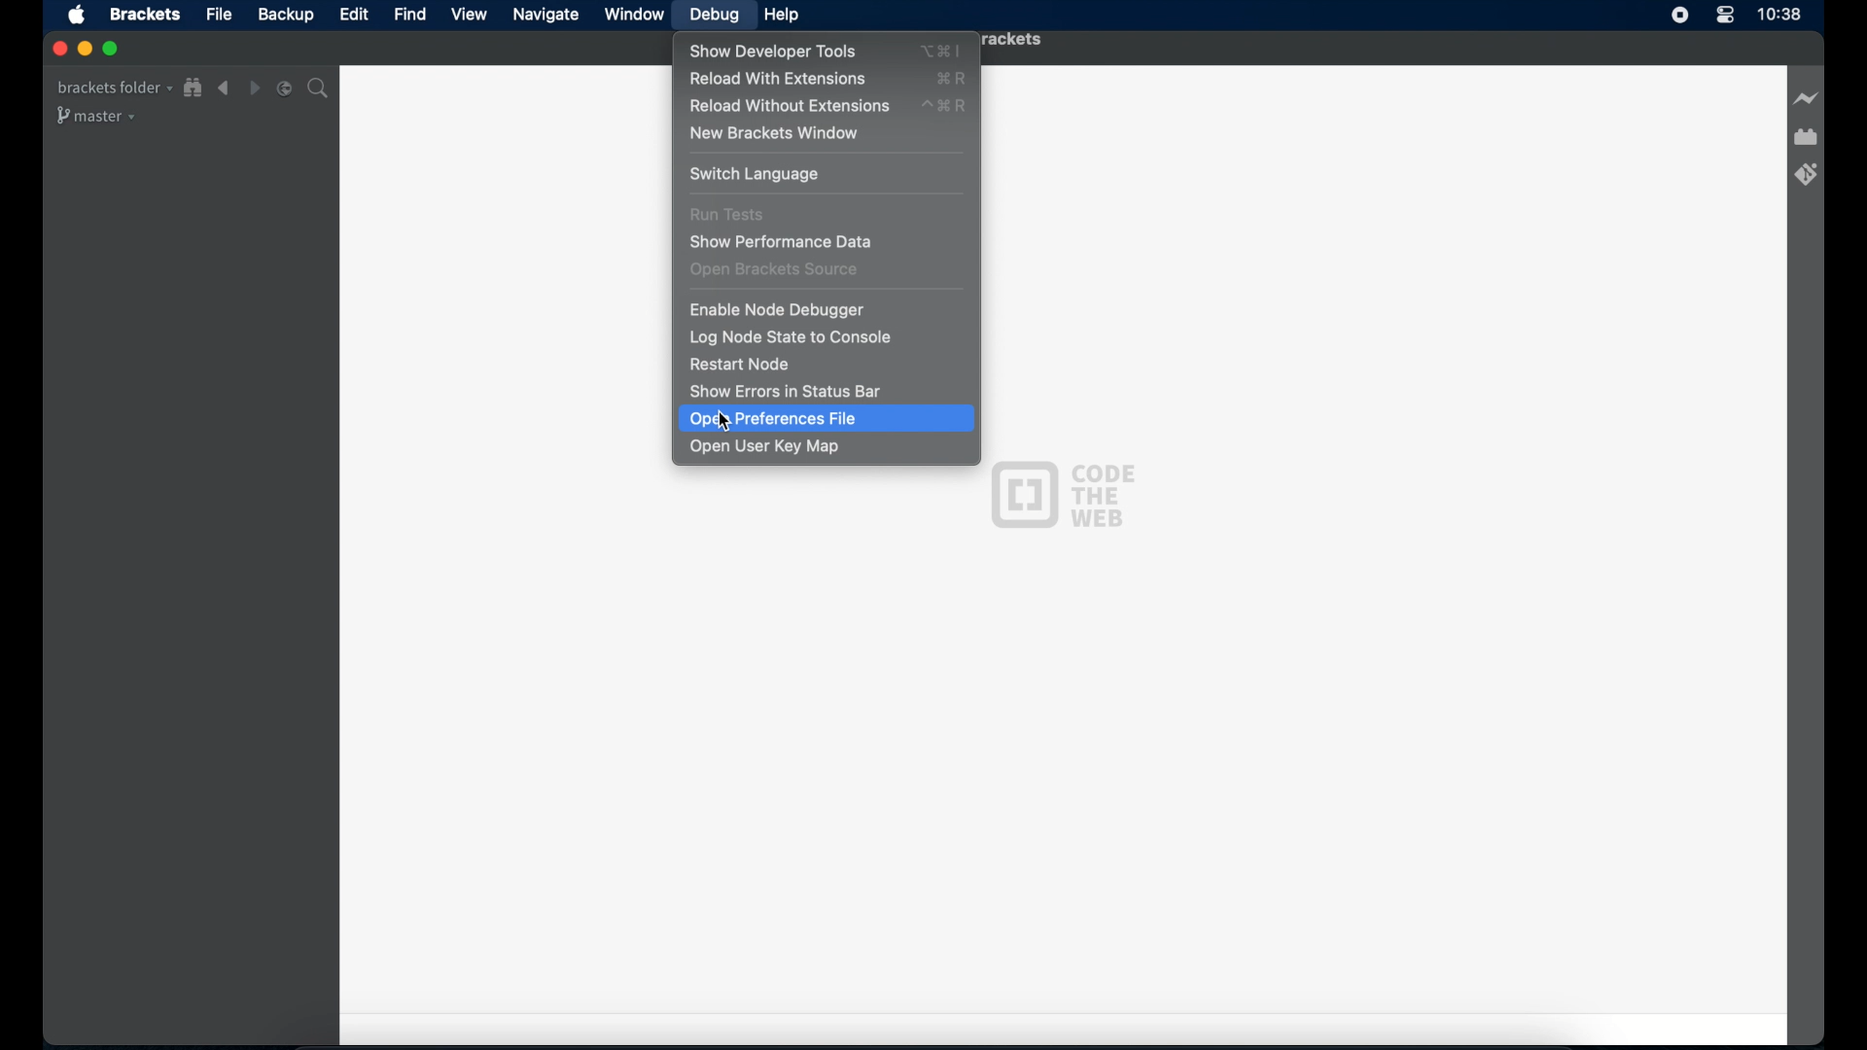 Image resolution: width=1867 pixels, height=1050 pixels. Describe the element at coordinates (765, 448) in the screenshot. I see `open user key map` at that location.